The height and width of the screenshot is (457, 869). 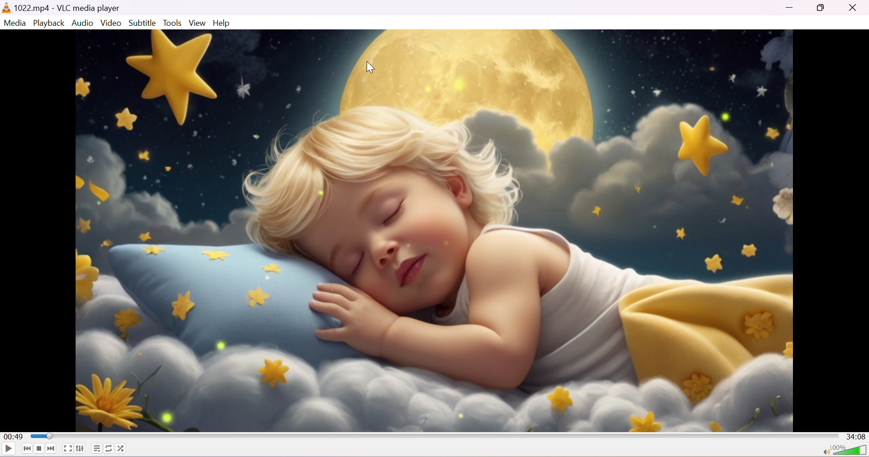 I want to click on Subtitle, so click(x=142, y=24).